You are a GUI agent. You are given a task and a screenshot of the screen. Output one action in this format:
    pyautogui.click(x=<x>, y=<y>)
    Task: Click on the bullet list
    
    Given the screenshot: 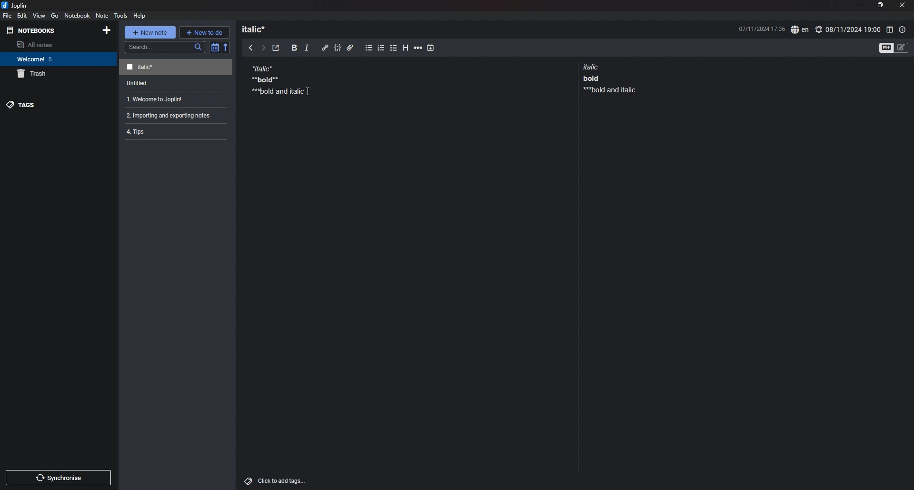 What is the action you would take?
    pyautogui.click(x=368, y=48)
    